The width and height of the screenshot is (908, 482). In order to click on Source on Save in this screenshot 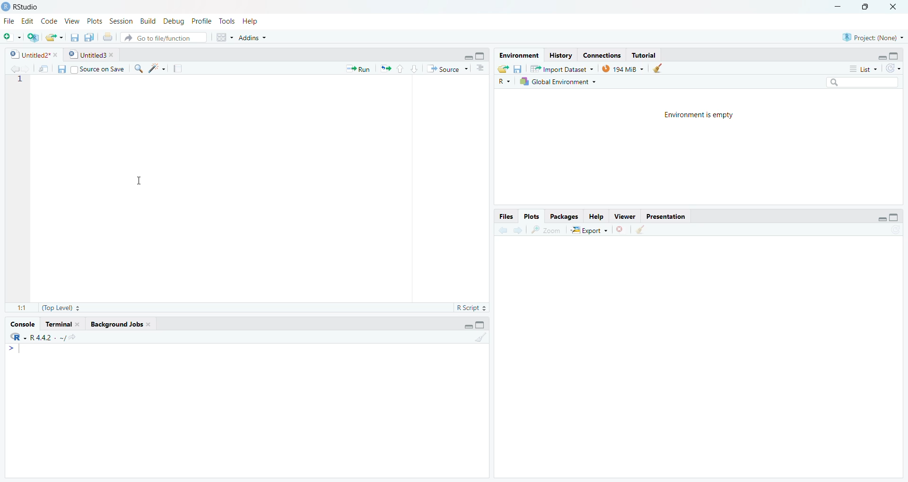, I will do `click(91, 69)`.